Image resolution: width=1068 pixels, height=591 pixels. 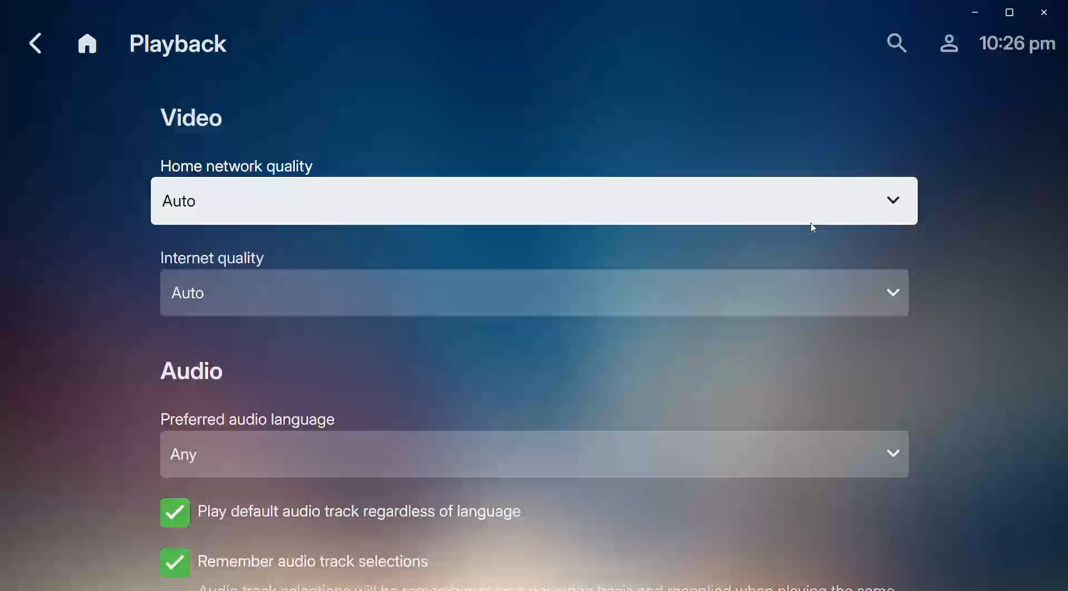 I want to click on Minimize, so click(x=970, y=12).